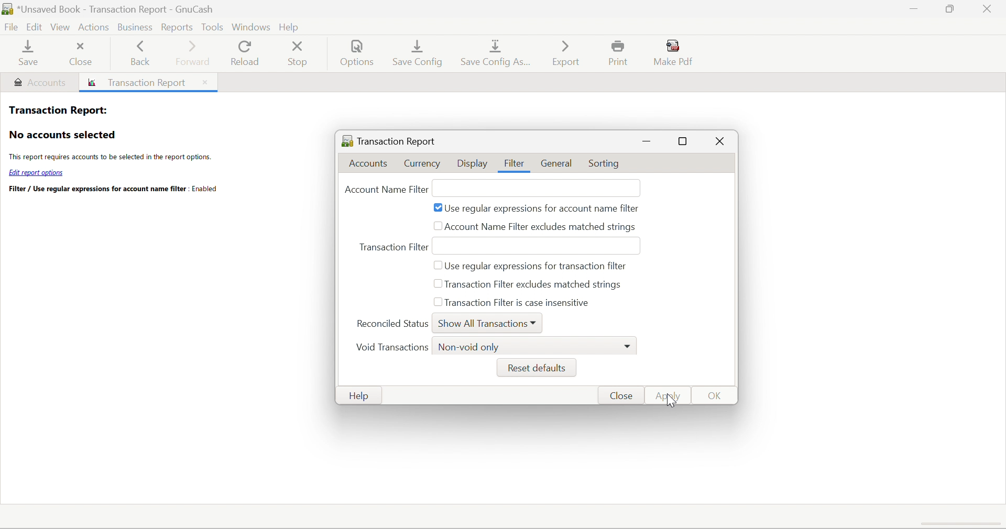 This screenshot has width=1006, height=529. I want to click on Sorting, so click(606, 164).